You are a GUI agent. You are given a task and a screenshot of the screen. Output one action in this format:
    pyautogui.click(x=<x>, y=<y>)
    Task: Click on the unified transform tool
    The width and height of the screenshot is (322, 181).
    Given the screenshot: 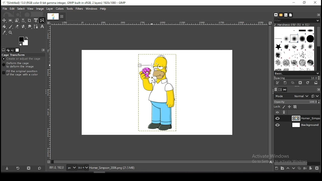 What is the action you would take?
    pyautogui.click(x=36, y=20)
    